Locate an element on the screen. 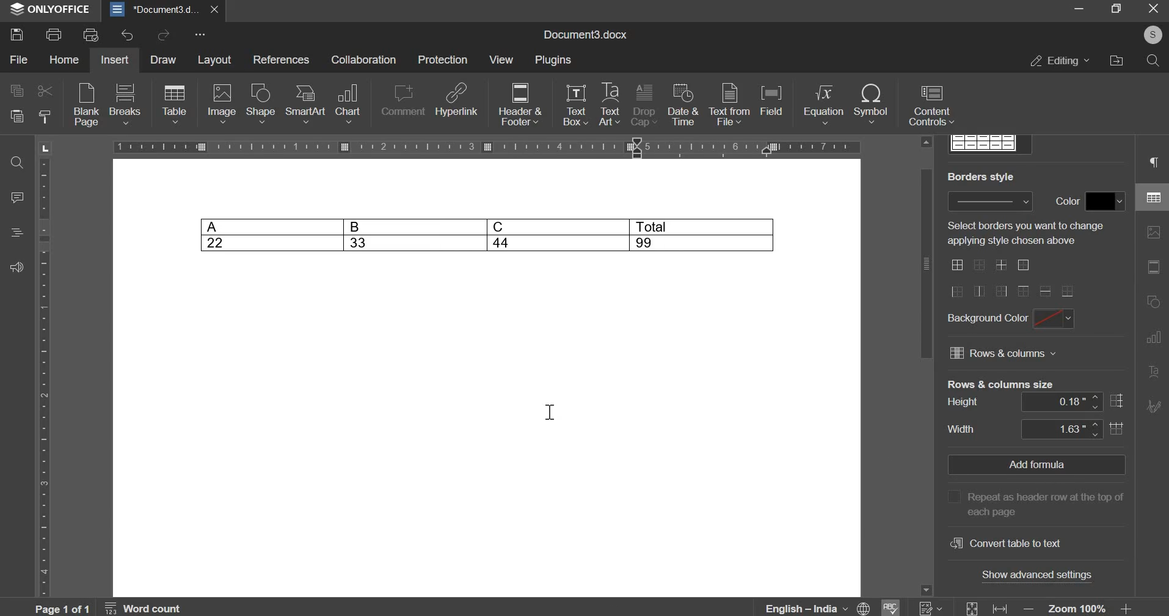  plugins is located at coordinates (557, 61).